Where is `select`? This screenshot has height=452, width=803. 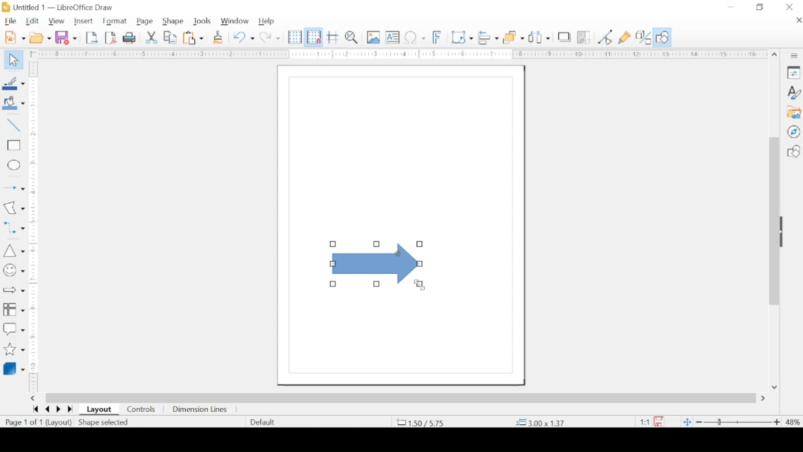 select is located at coordinates (13, 60).